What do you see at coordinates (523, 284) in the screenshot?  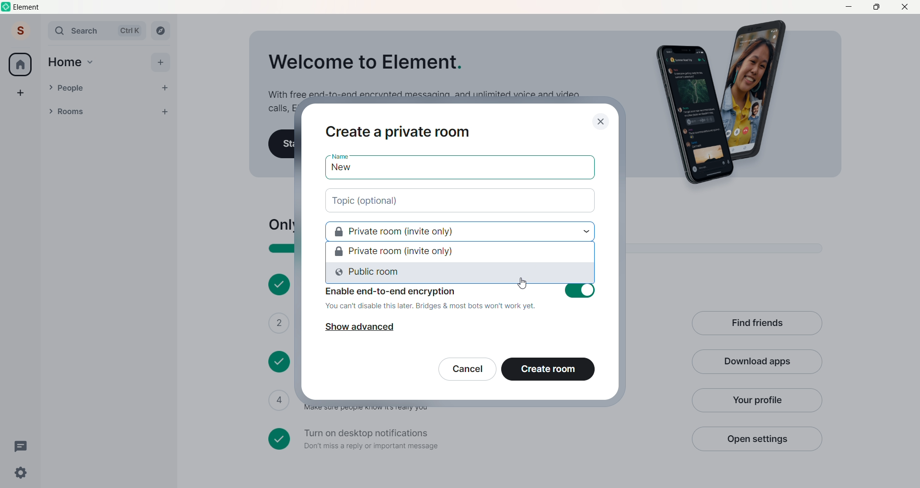 I see `Cursor` at bounding box center [523, 284].